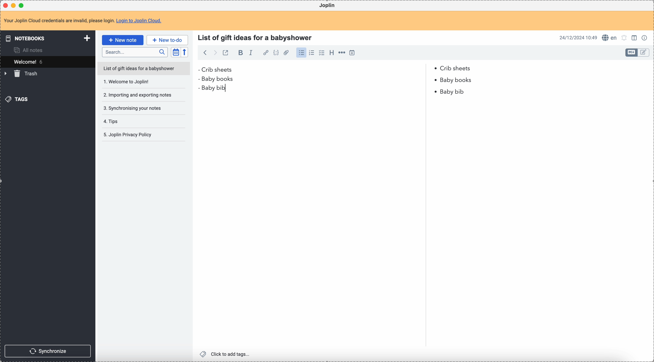 The height and width of the screenshot is (362, 654). I want to click on Crib sheets, so click(338, 69).